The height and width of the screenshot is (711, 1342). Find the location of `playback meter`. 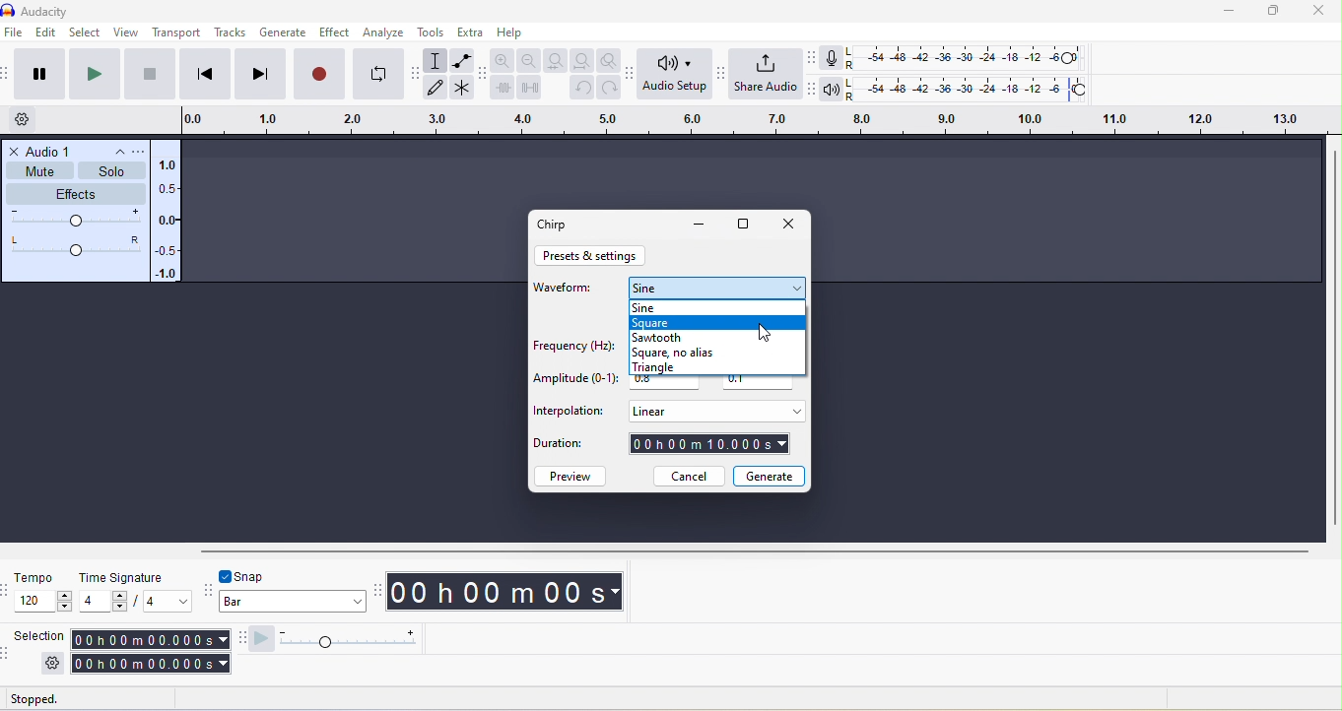

playback meter is located at coordinates (835, 90).